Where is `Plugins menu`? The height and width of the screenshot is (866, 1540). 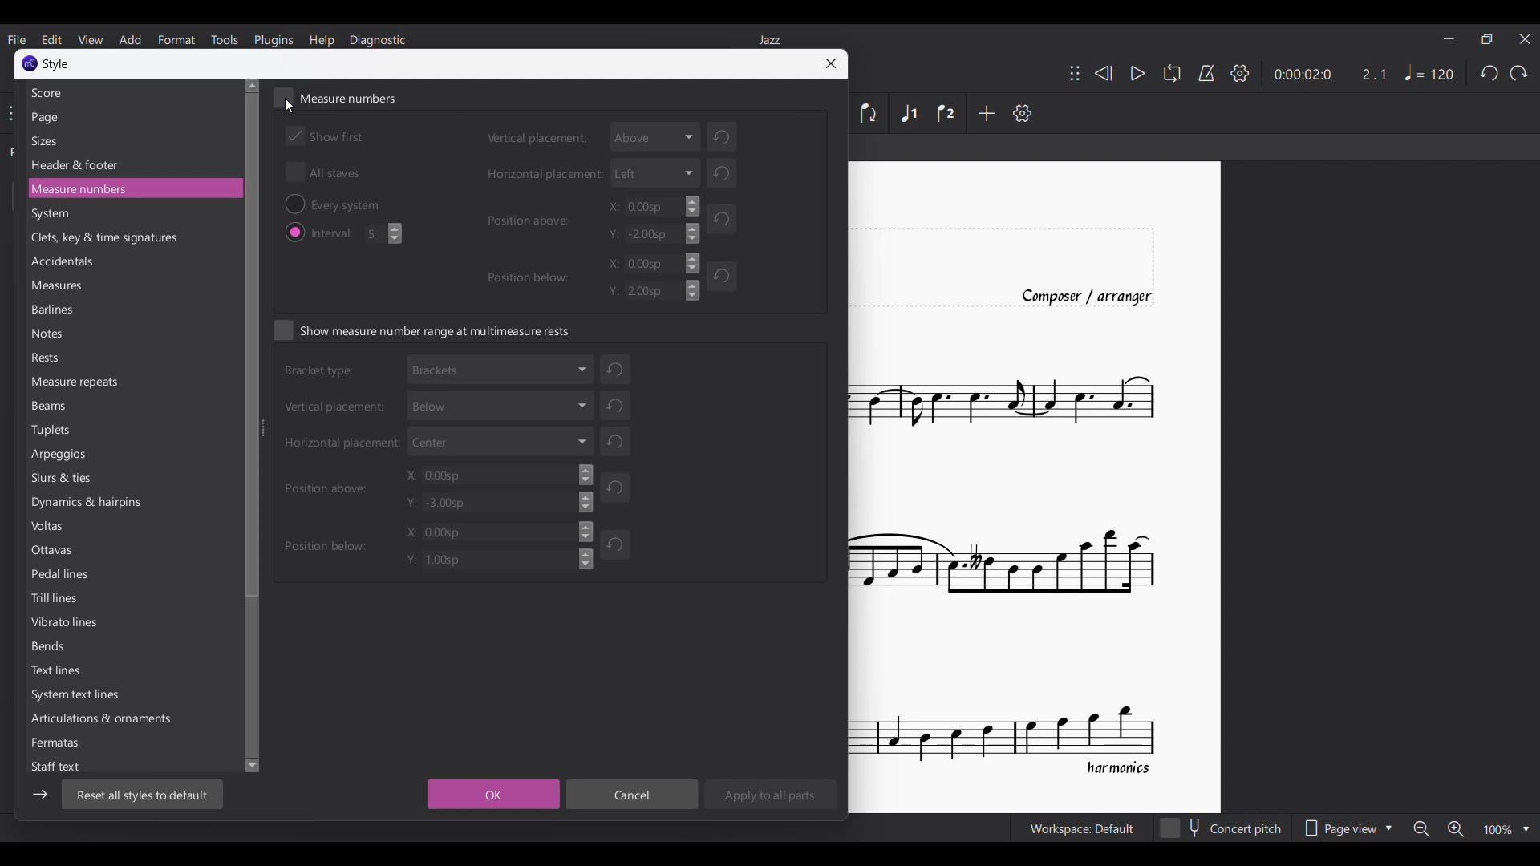
Plugins menu is located at coordinates (274, 40).